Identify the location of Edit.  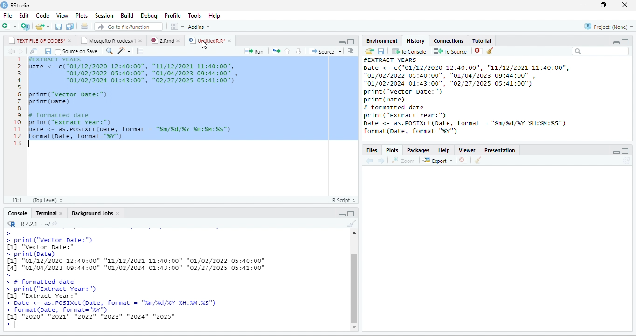
(24, 16).